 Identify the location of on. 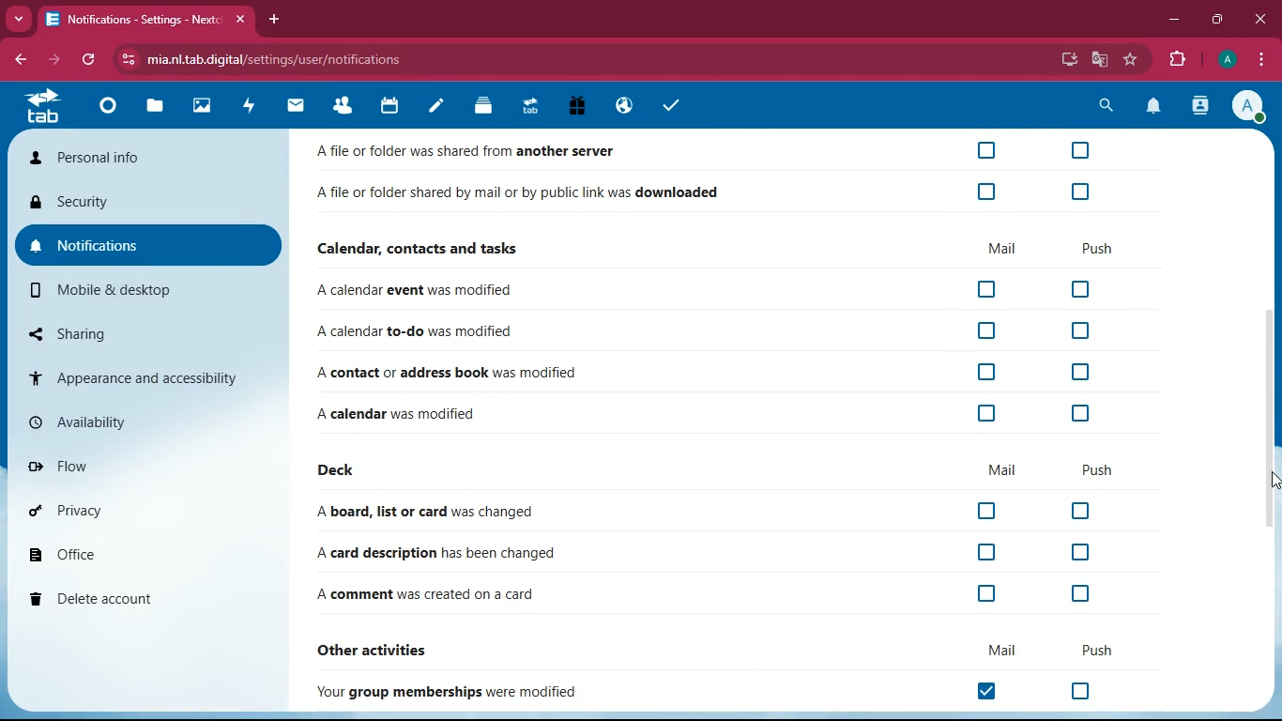
(993, 692).